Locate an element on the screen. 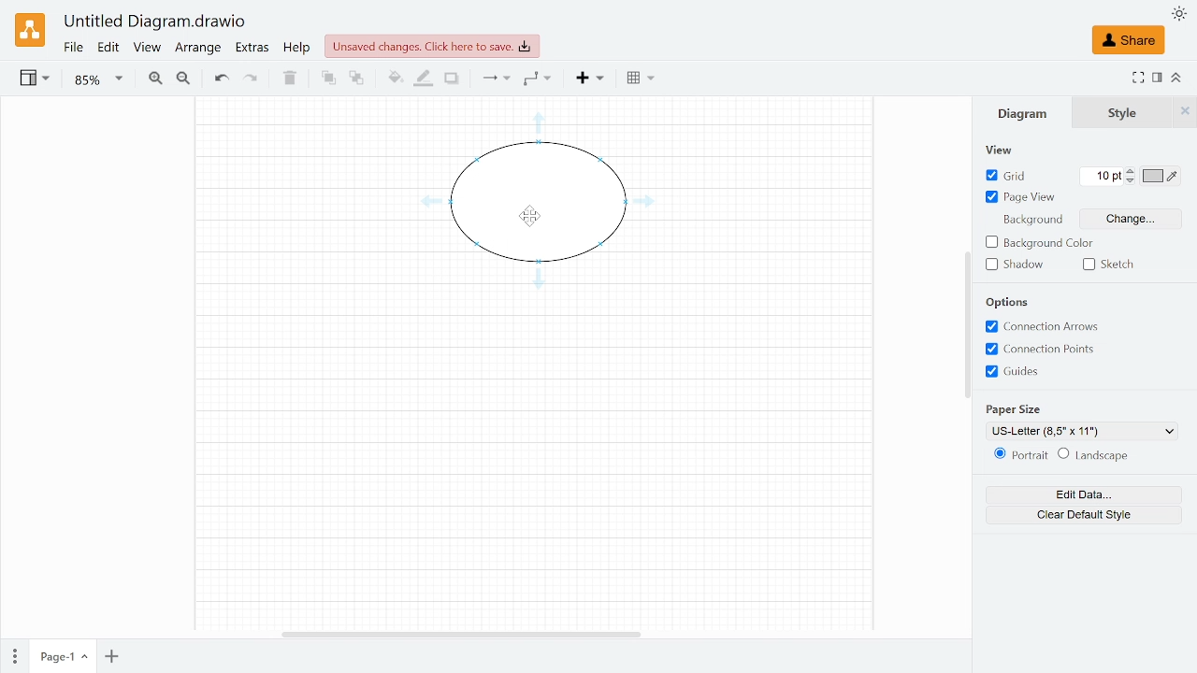  Current shape (circle) is located at coordinates (536, 201).